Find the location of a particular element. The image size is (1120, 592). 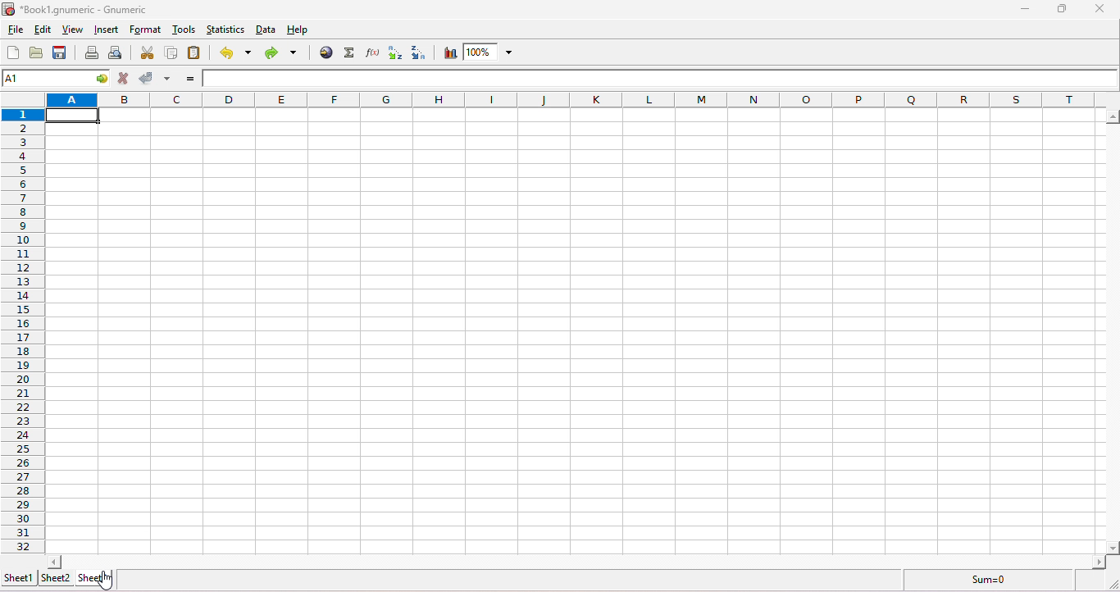

enter formula is located at coordinates (187, 78).